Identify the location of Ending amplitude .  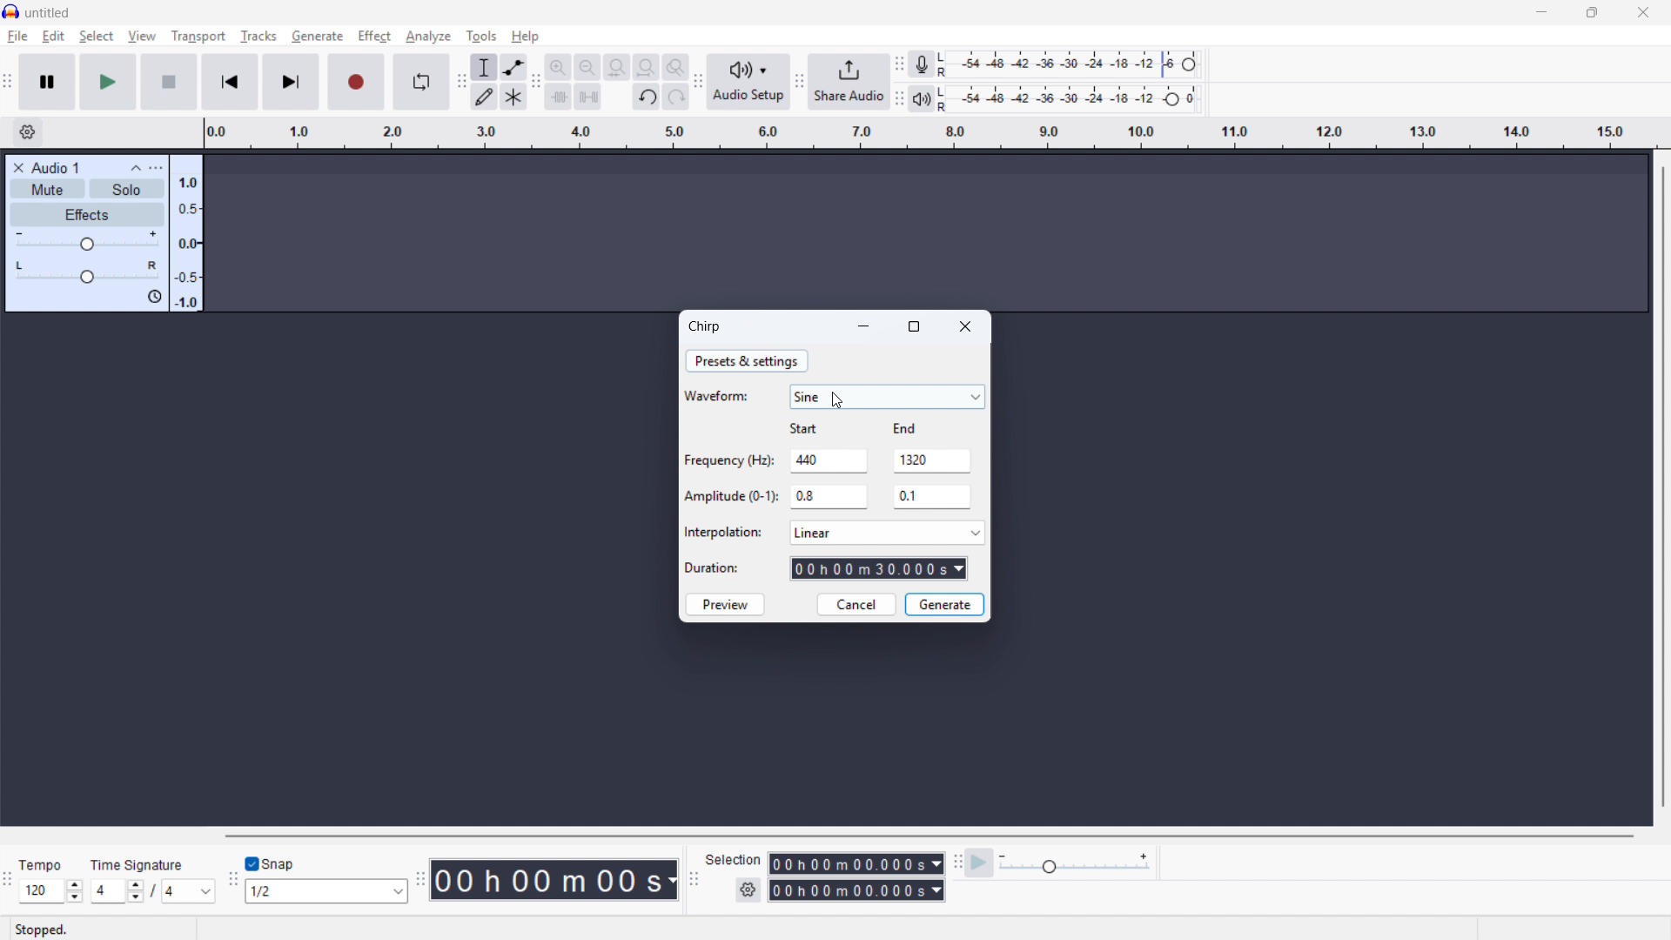
(931, 496).